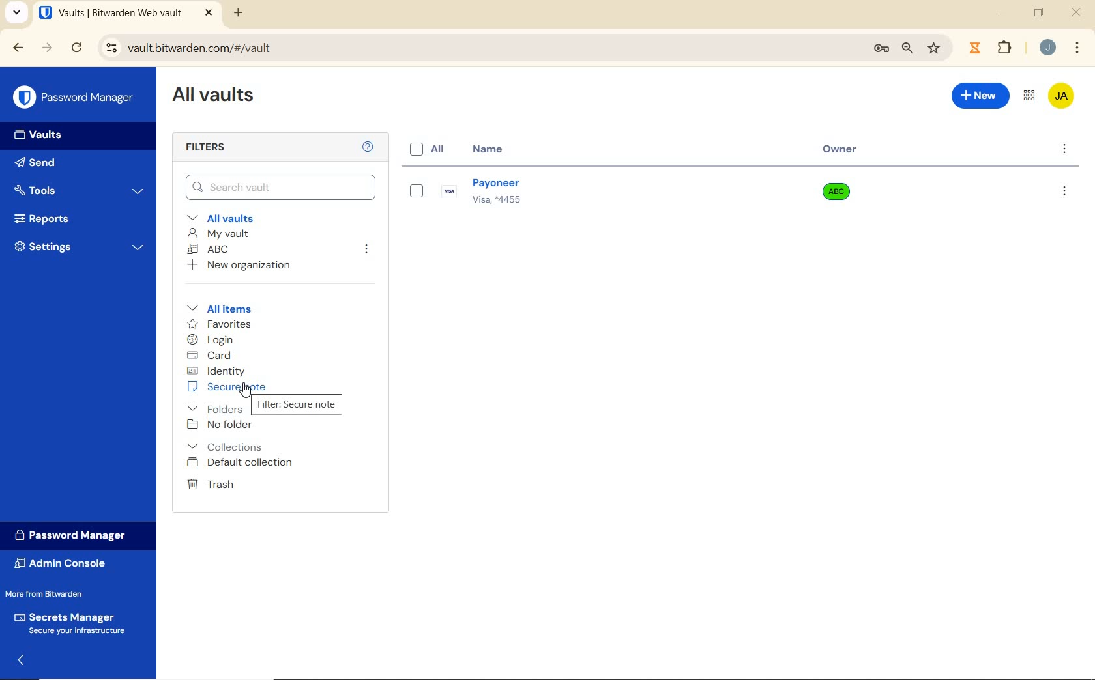  I want to click on toggle between admin console and password manager, so click(1029, 96).